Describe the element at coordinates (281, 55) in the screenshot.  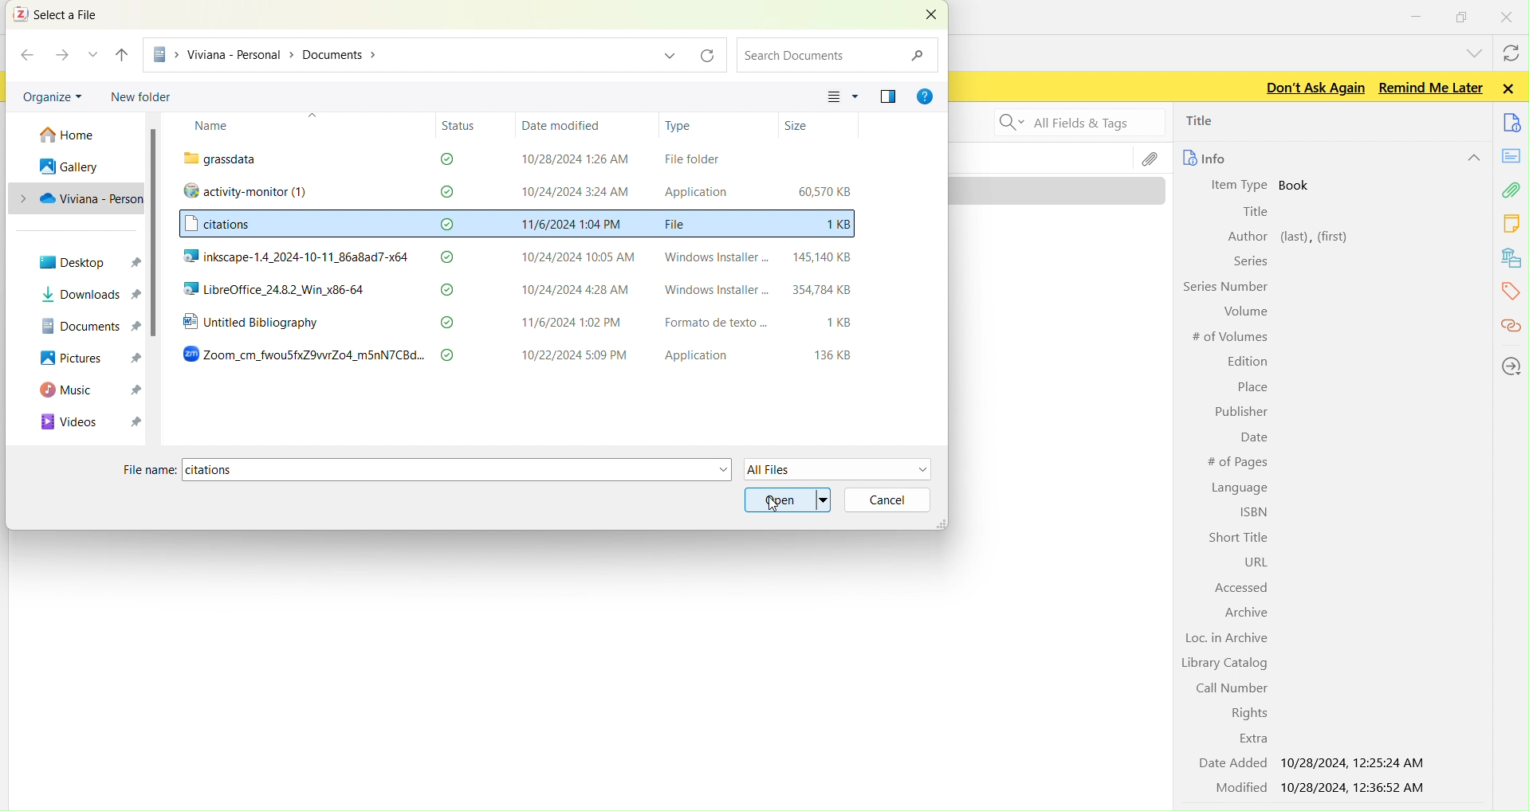
I see `PC > Viviana - Personal > Documents >` at that location.